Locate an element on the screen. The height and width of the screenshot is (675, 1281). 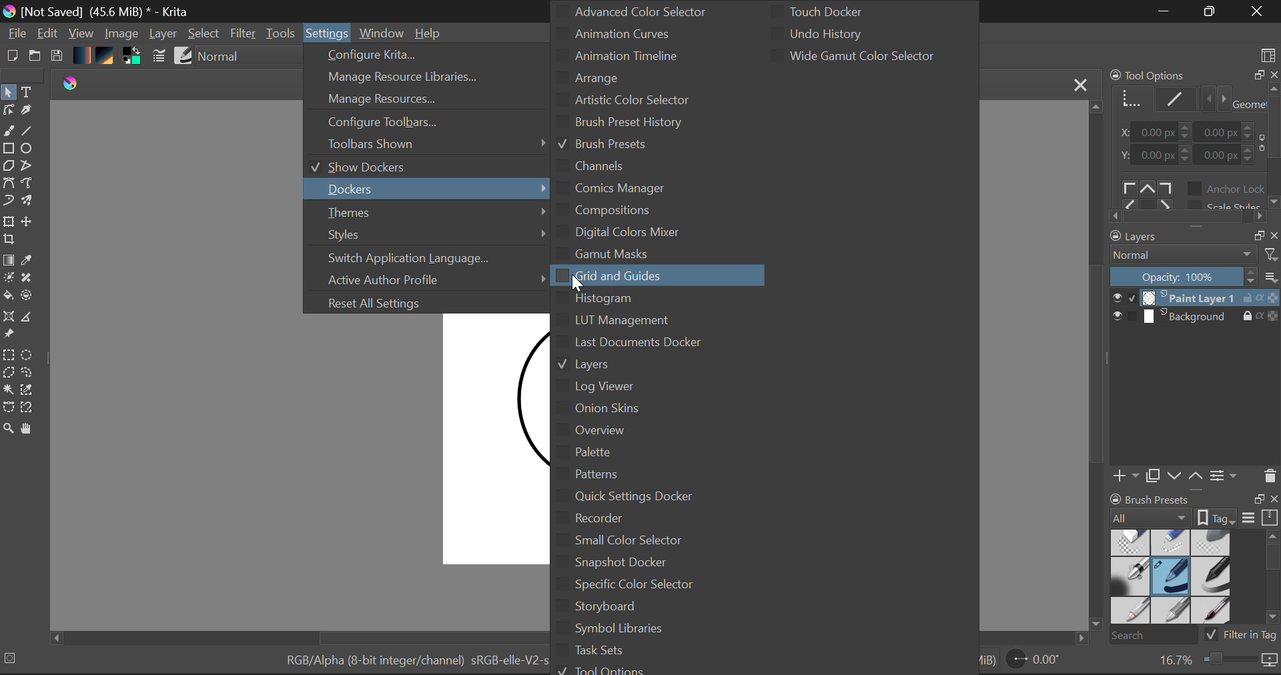
Filter is located at coordinates (242, 34).